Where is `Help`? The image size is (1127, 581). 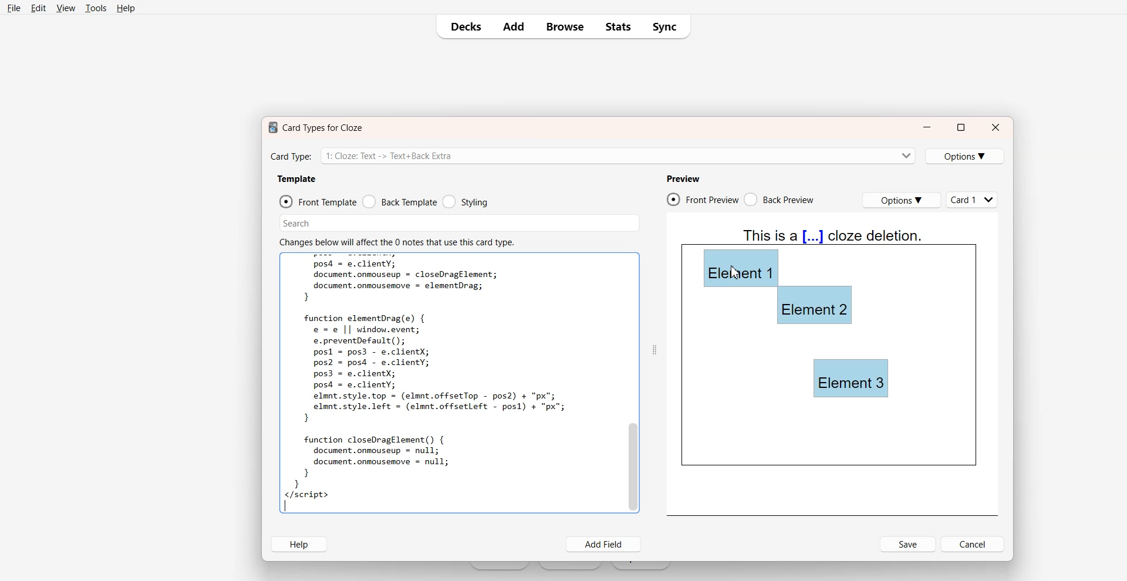
Help is located at coordinates (125, 8).